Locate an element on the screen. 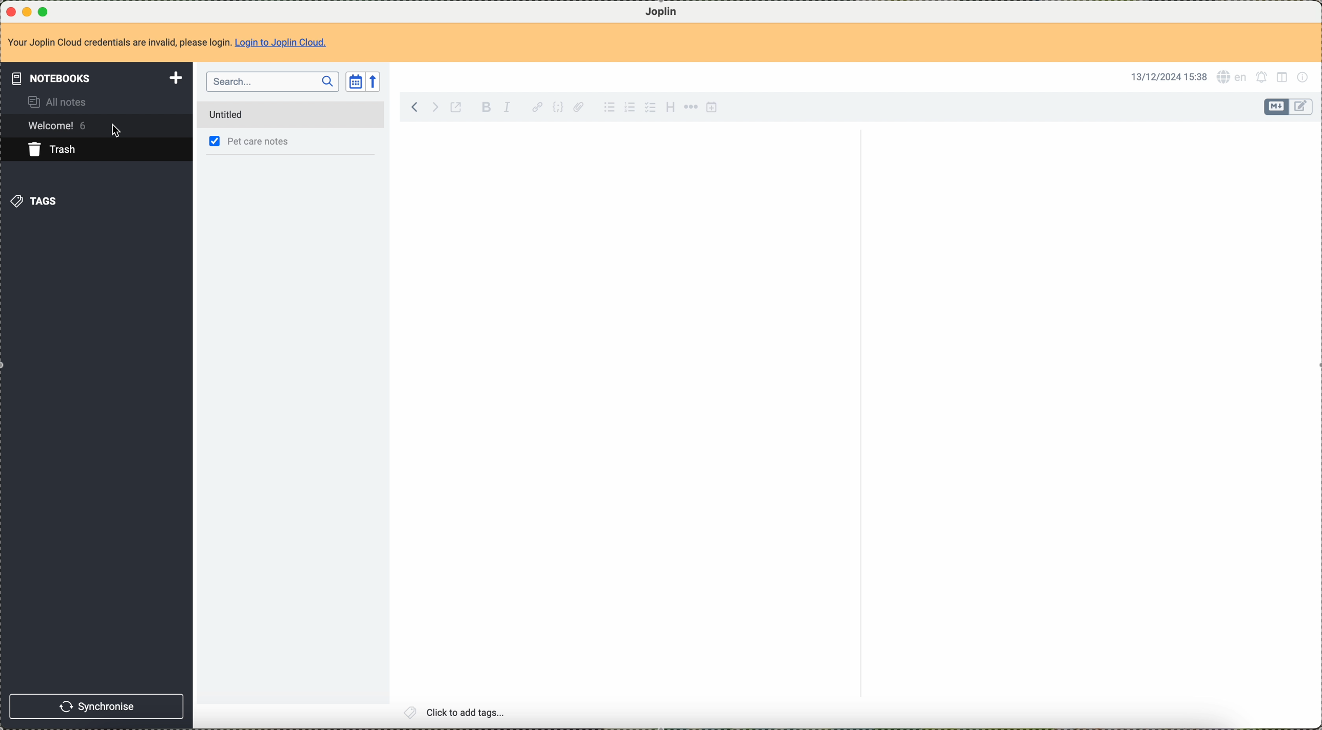 The height and width of the screenshot is (730, 1322). synchronise is located at coordinates (96, 707).